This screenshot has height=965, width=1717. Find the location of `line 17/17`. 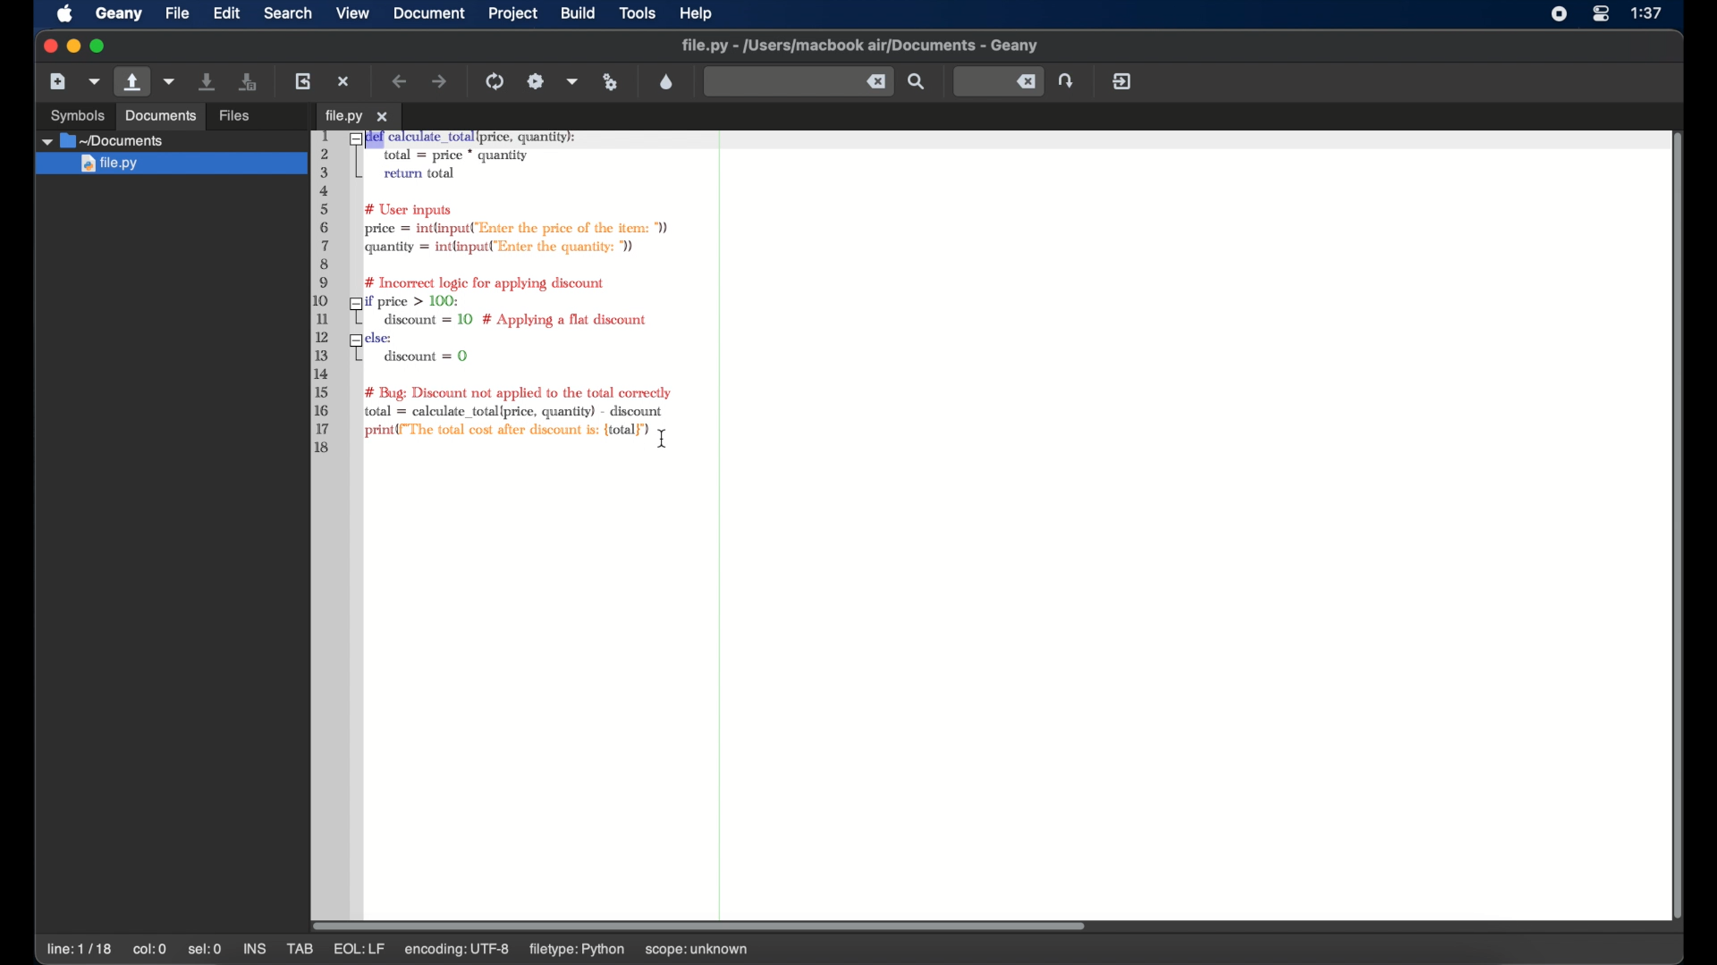

line 17/17 is located at coordinates (81, 949).